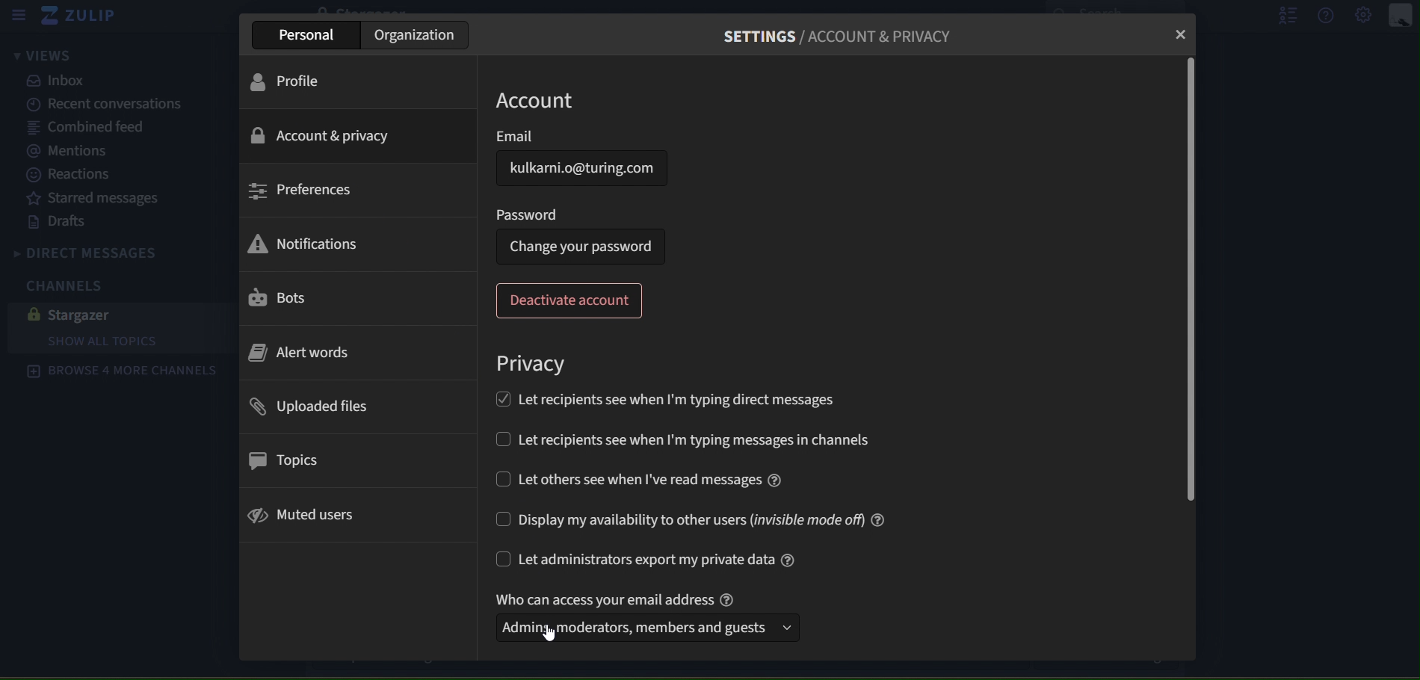  I want to click on settings/account and privacy, so click(845, 38).